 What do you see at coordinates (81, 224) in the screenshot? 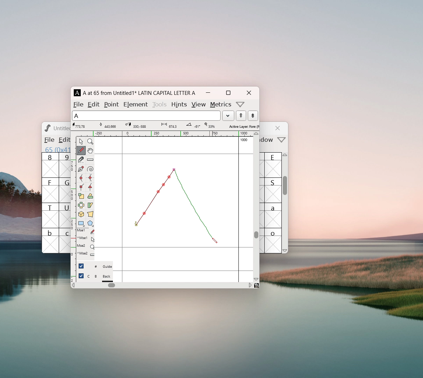
I see `rectangle or ellipse` at bounding box center [81, 224].